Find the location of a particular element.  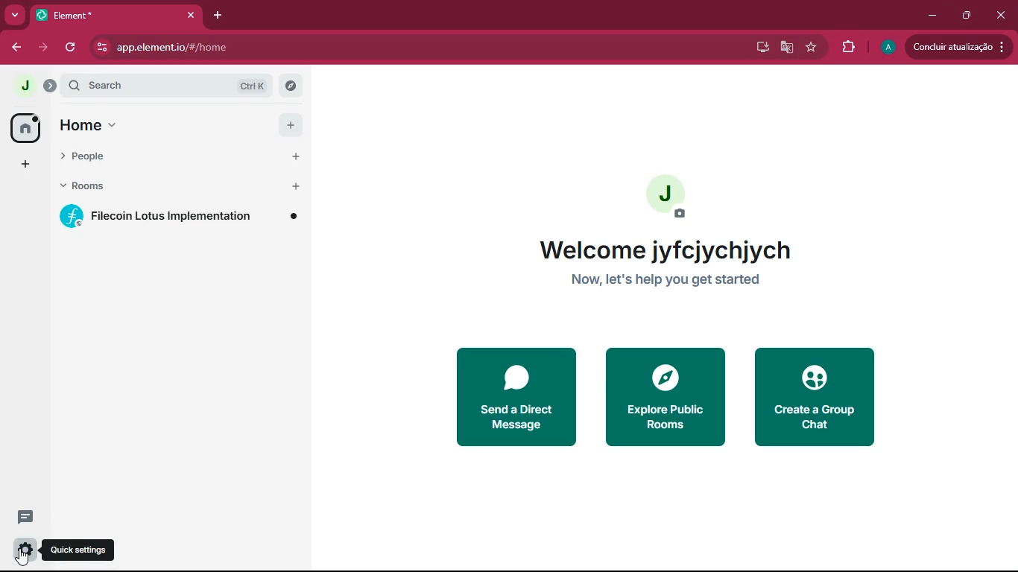

welcome jyfcjychjych is located at coordinates (669, 253).